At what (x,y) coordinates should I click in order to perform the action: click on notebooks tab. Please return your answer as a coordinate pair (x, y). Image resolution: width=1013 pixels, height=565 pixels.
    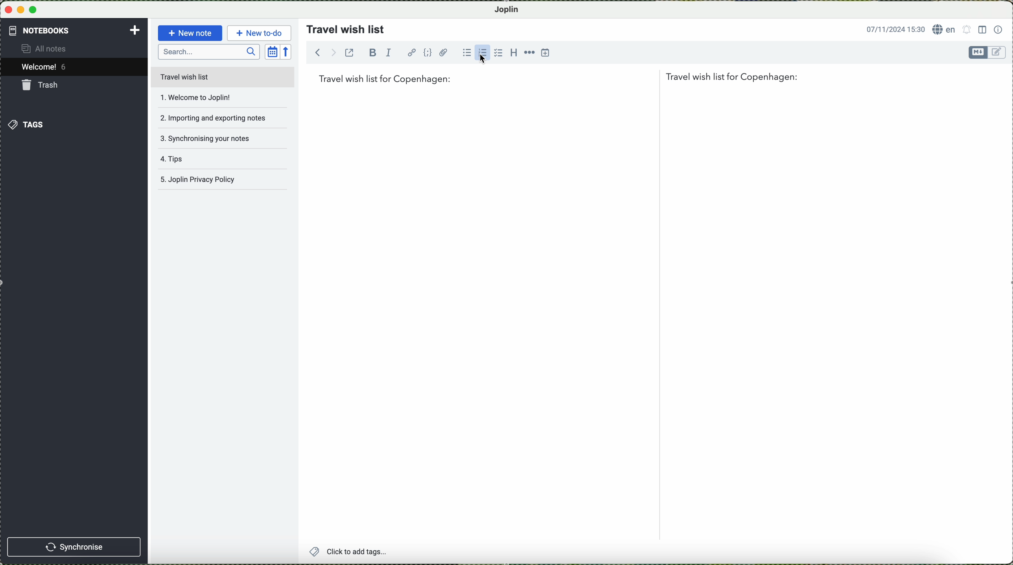
    Looking at the image, I should click on (75, 31).